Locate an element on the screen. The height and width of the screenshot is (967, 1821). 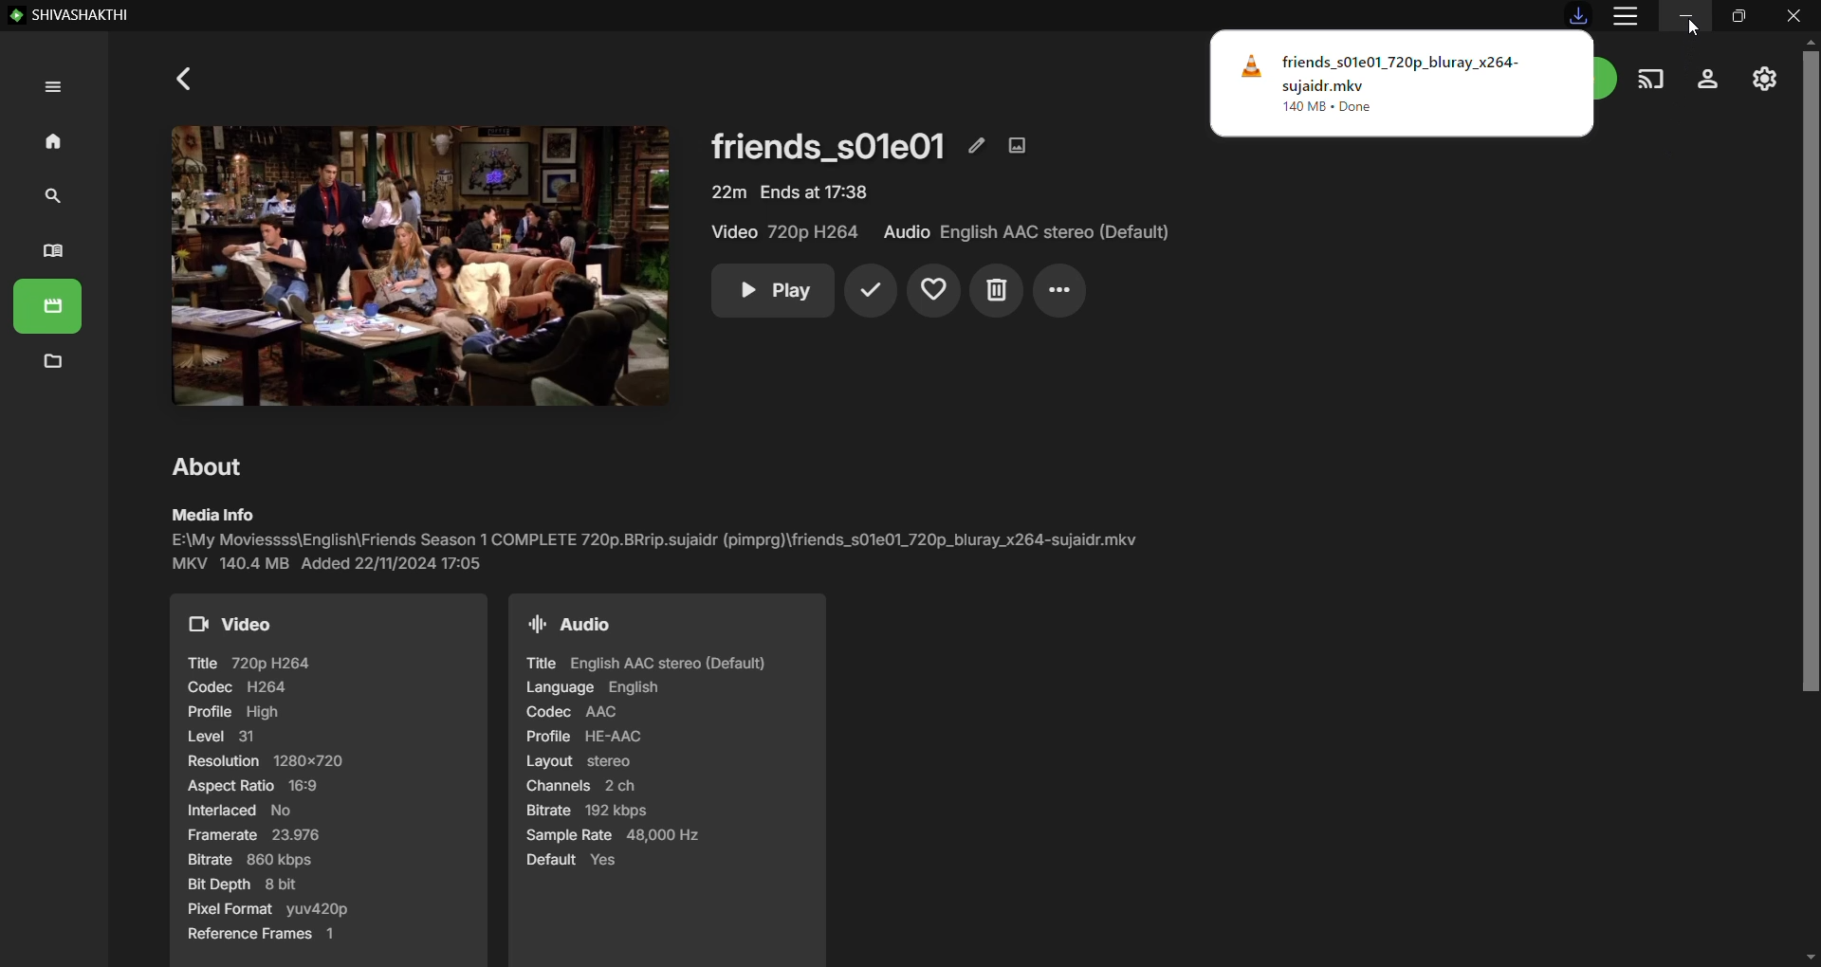
Add to Favorites is located at coordinates (935, 291).